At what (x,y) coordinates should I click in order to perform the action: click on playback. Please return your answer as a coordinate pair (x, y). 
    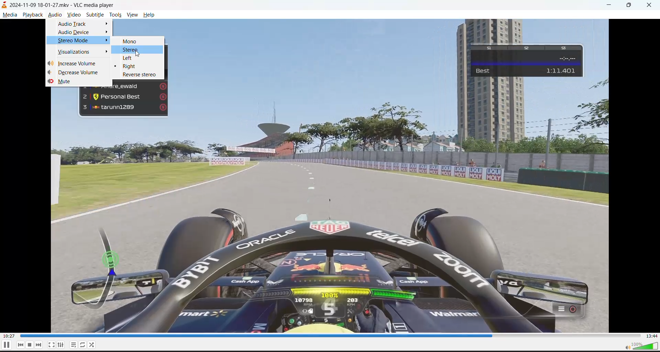
    Looking at the image, I should click on (33, 15).